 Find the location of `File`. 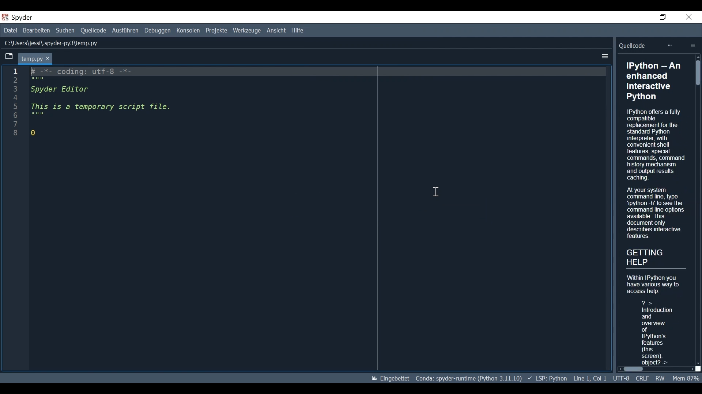

File is located at coordinates (10, 30).